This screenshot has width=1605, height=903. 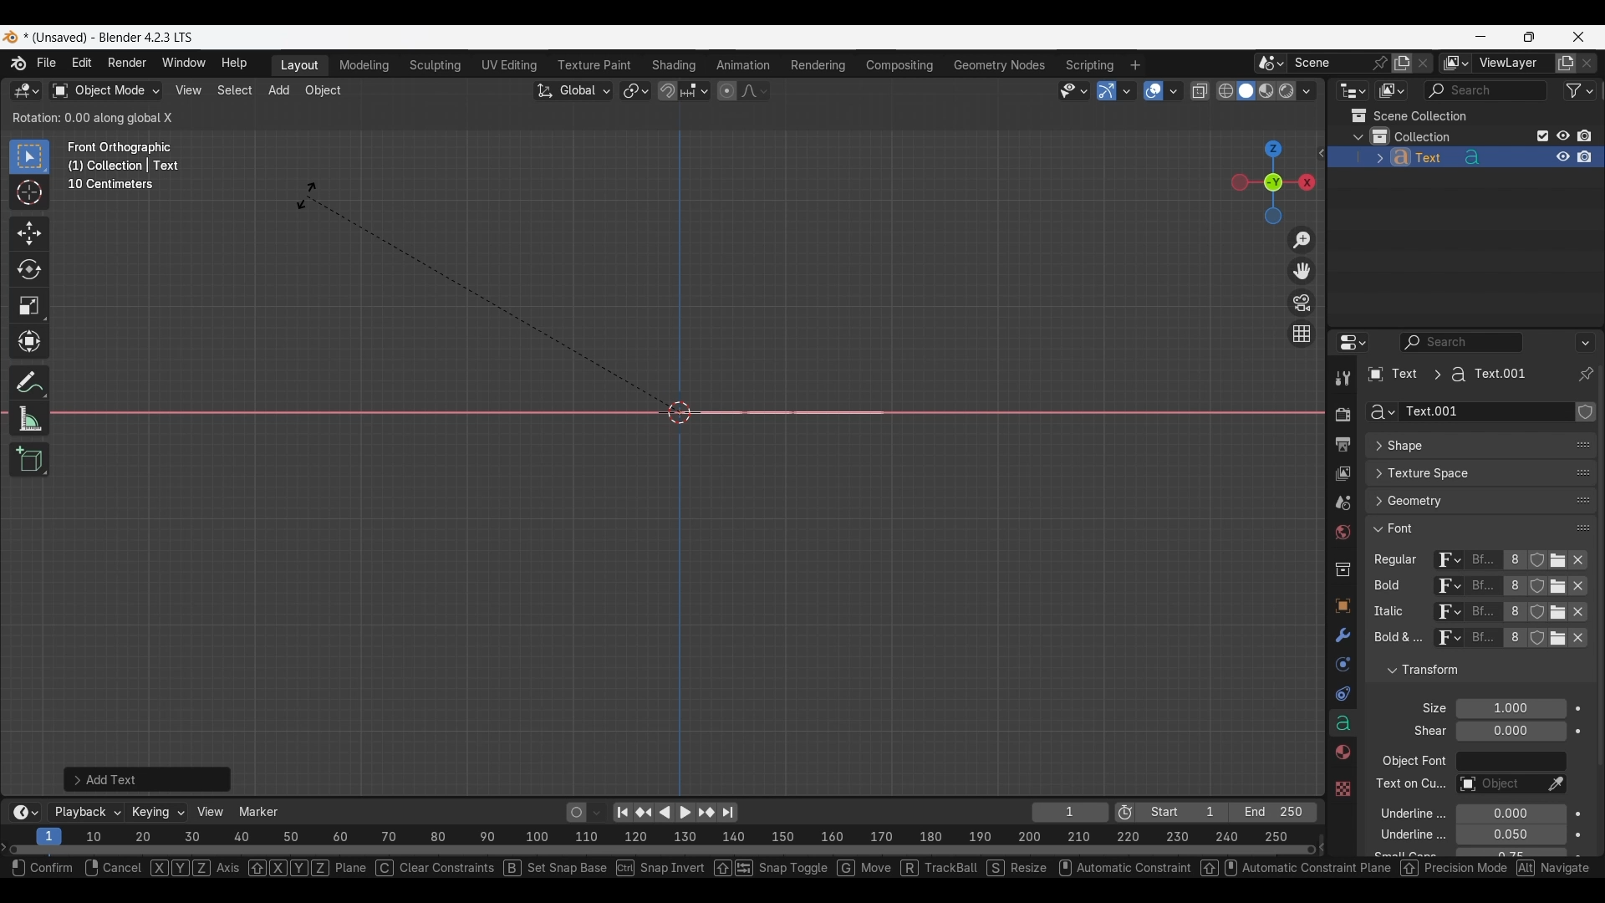 What do you see at coordinates (1460, 871) in the screenshot?
I see `precision mode` at bounding box center [1460, 871].